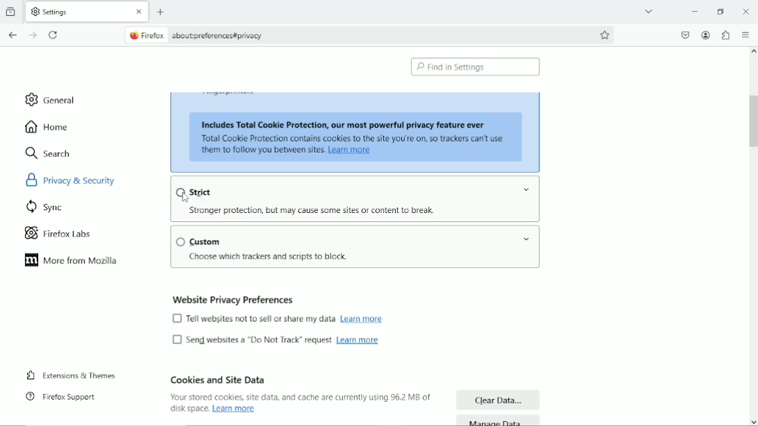 The width and height of the screenshot is (758, 426). I want to click on sync, so click(46, 208).